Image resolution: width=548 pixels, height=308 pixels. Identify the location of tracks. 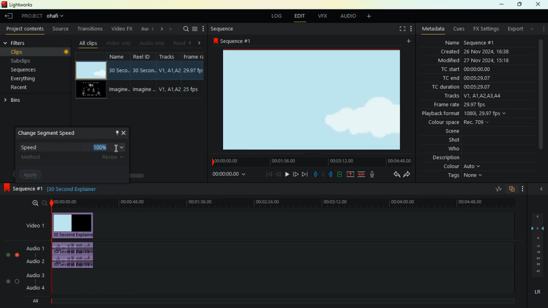
(470, 97).